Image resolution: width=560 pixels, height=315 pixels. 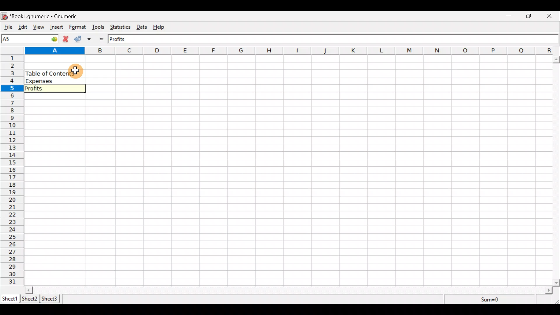 I want to click on scroll right, so click(x=549, y=290).